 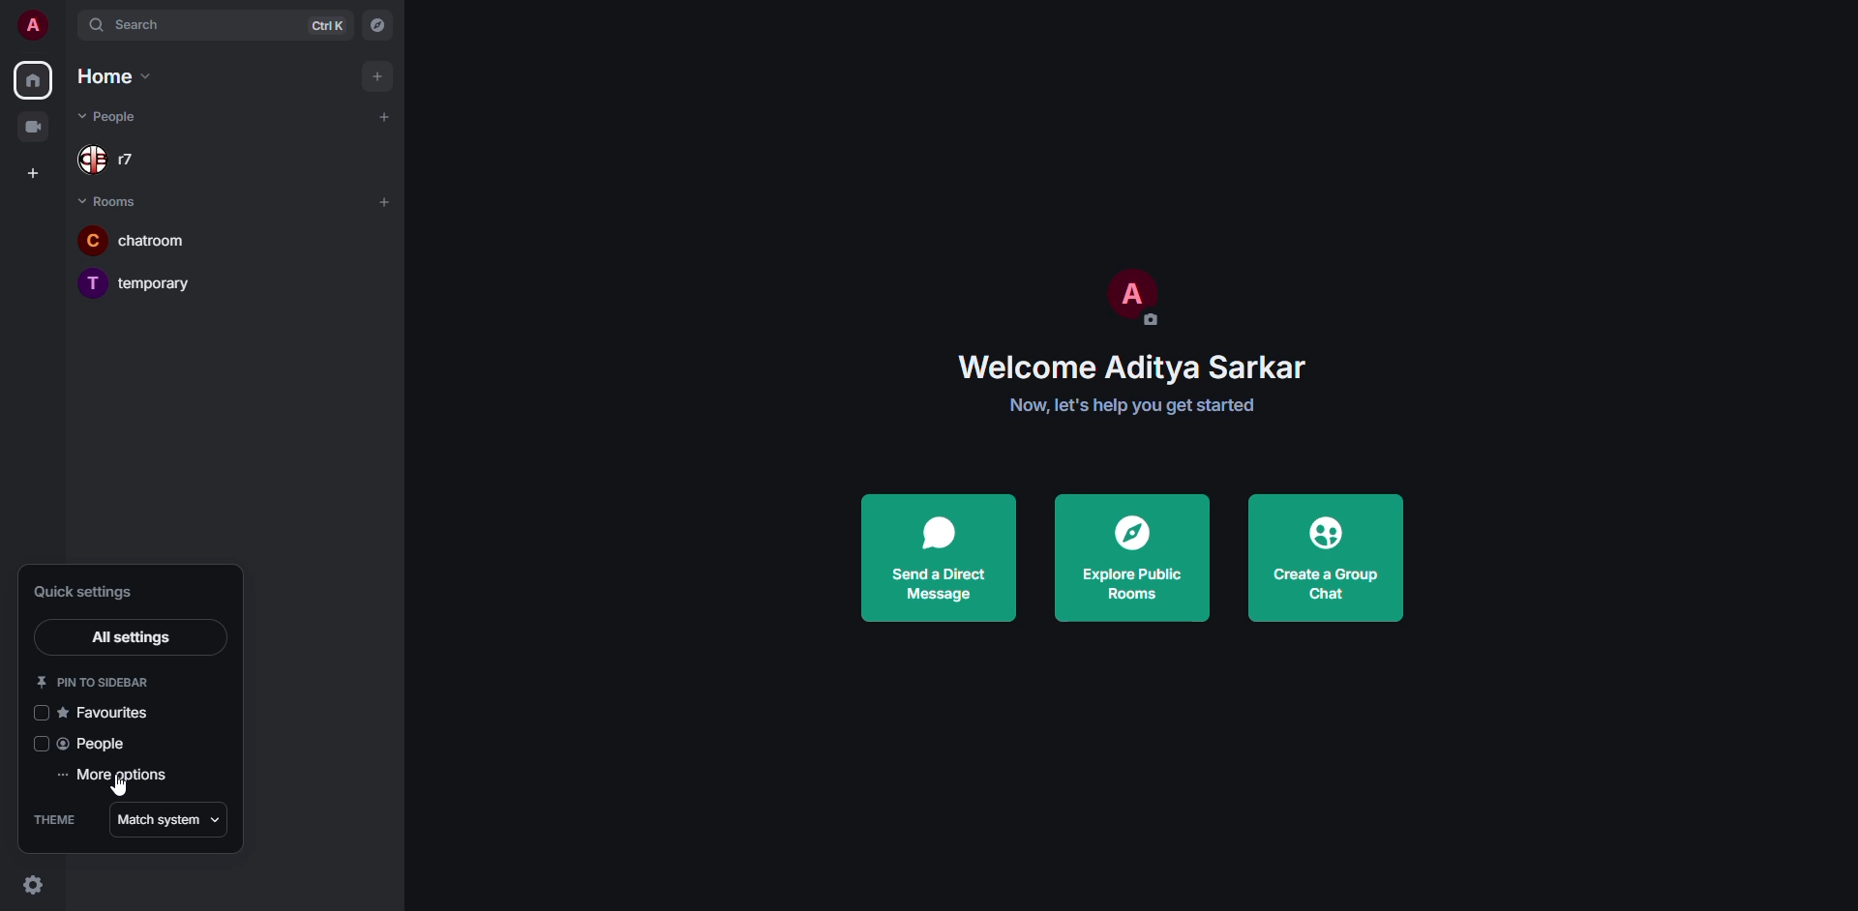 What do you see at coordinates (142, 281) in the screenshot?
I see `temporary` at bounding box center [142, 281].